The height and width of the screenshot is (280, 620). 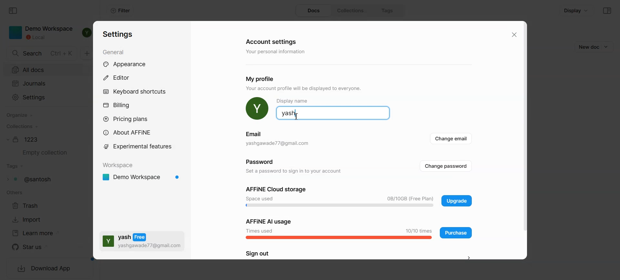 What do you see at coordinates (263, 79) in the screenshot?
I see `My profile` at bounding box center [263, 79].